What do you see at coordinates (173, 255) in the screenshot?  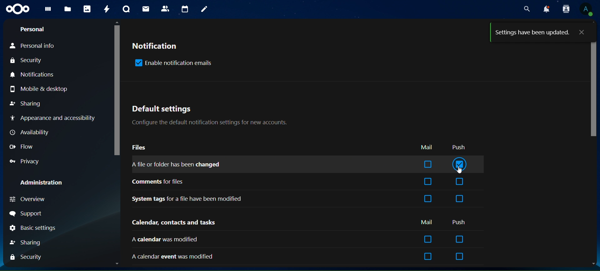 I see `a calendar event was modified` at bounding box center [173, 255].